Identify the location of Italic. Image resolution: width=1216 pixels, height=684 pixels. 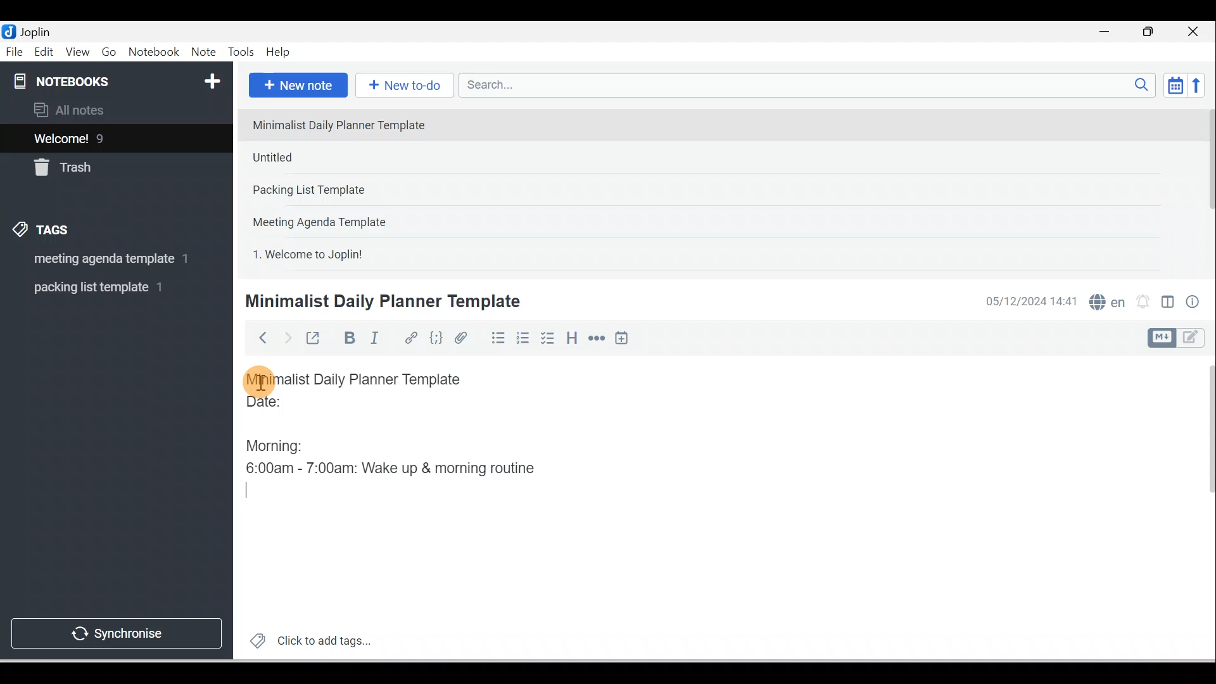
(377, 340).